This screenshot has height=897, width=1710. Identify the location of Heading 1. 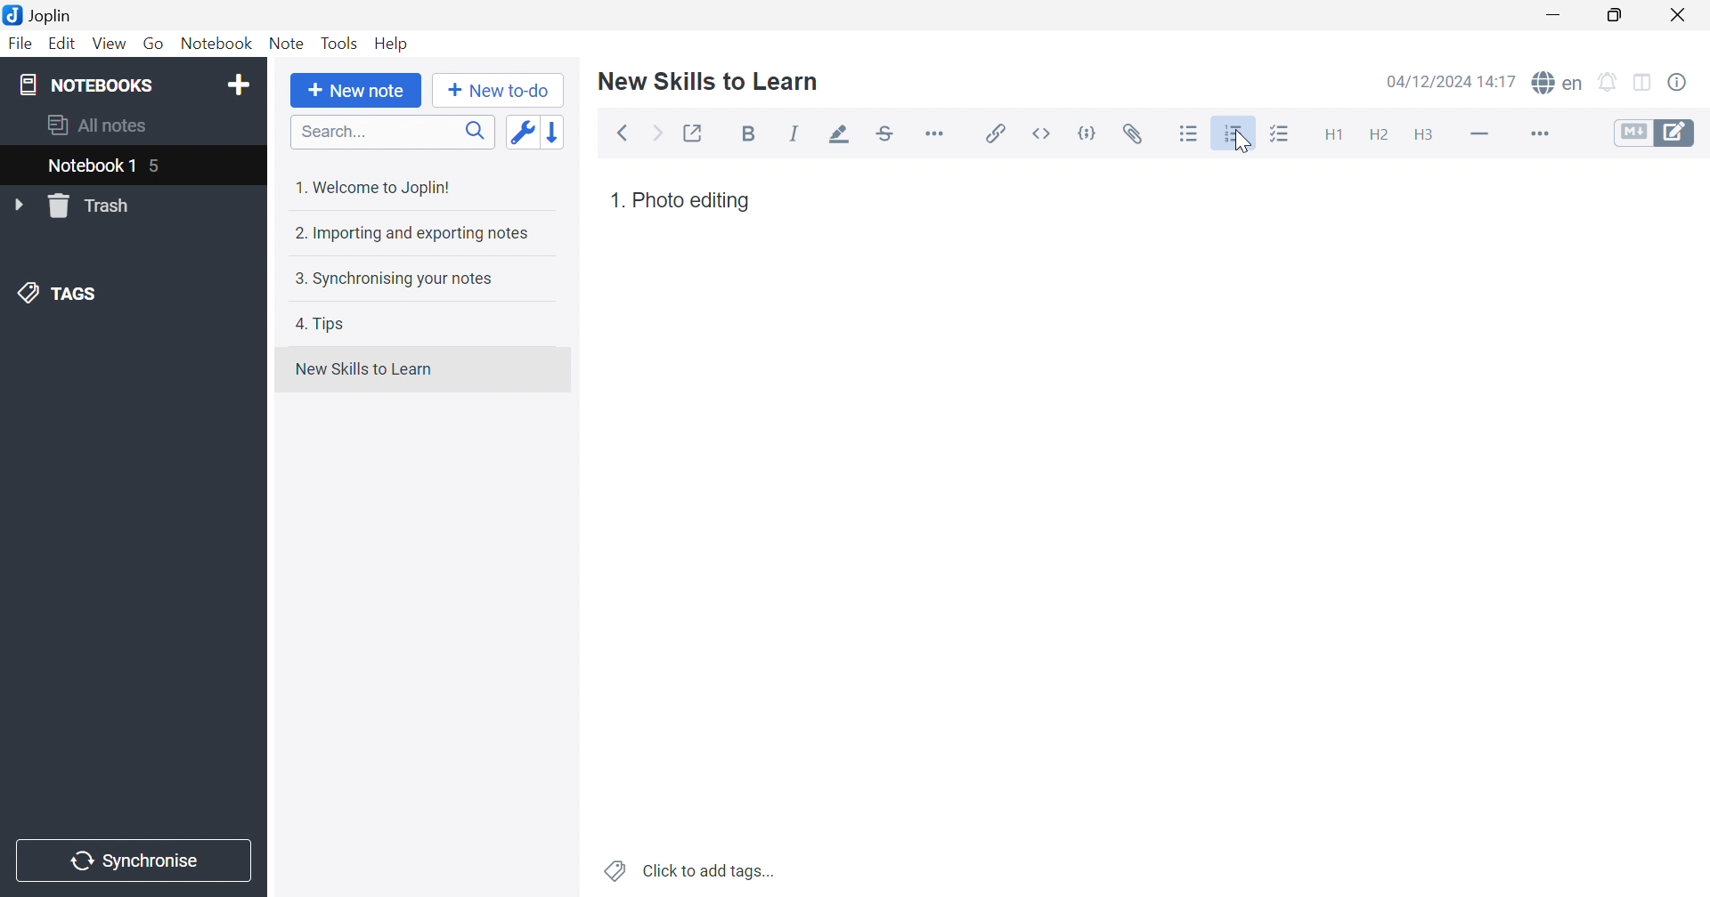
(1331, 136).